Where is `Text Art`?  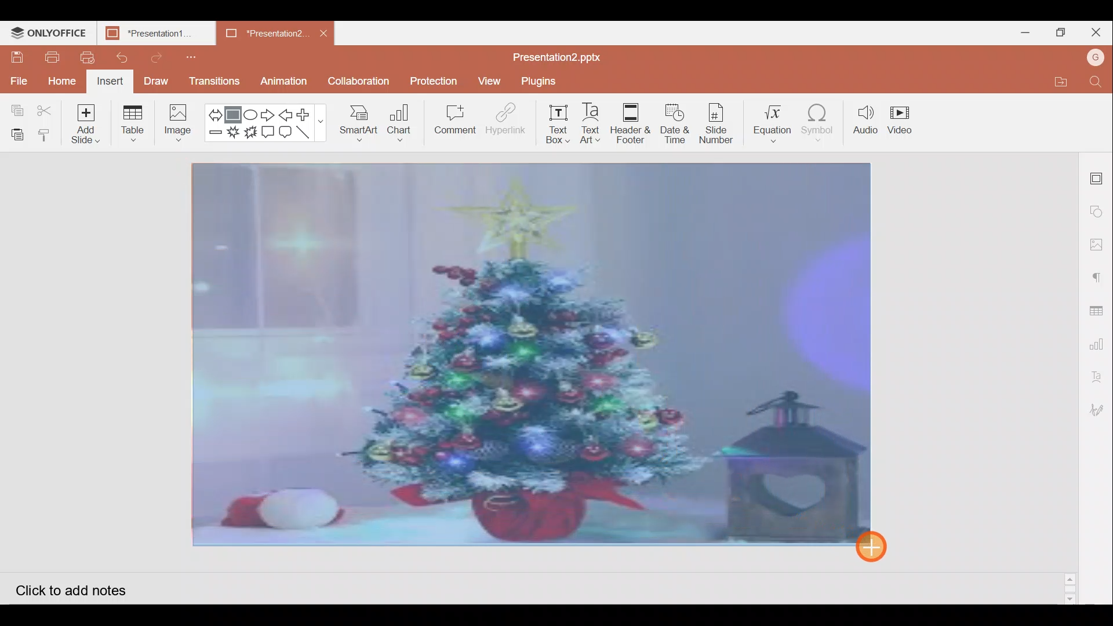
Text Art is located at coordinates (591, 123).